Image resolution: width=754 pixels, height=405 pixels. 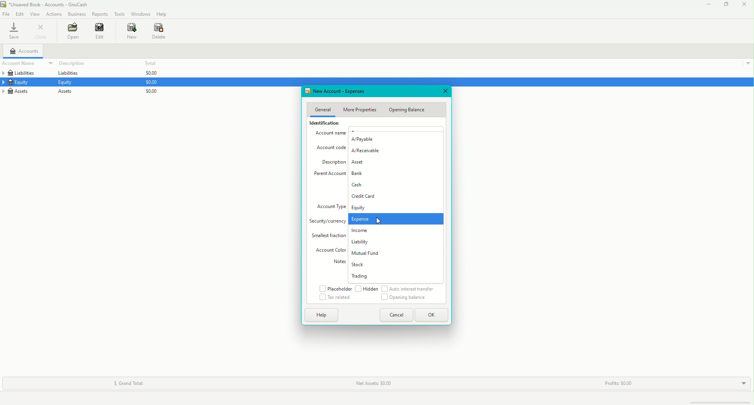 What do you see at coordinates (99, 14) in the screenshot?
I see `Reports` at bounding box center [99, 14].